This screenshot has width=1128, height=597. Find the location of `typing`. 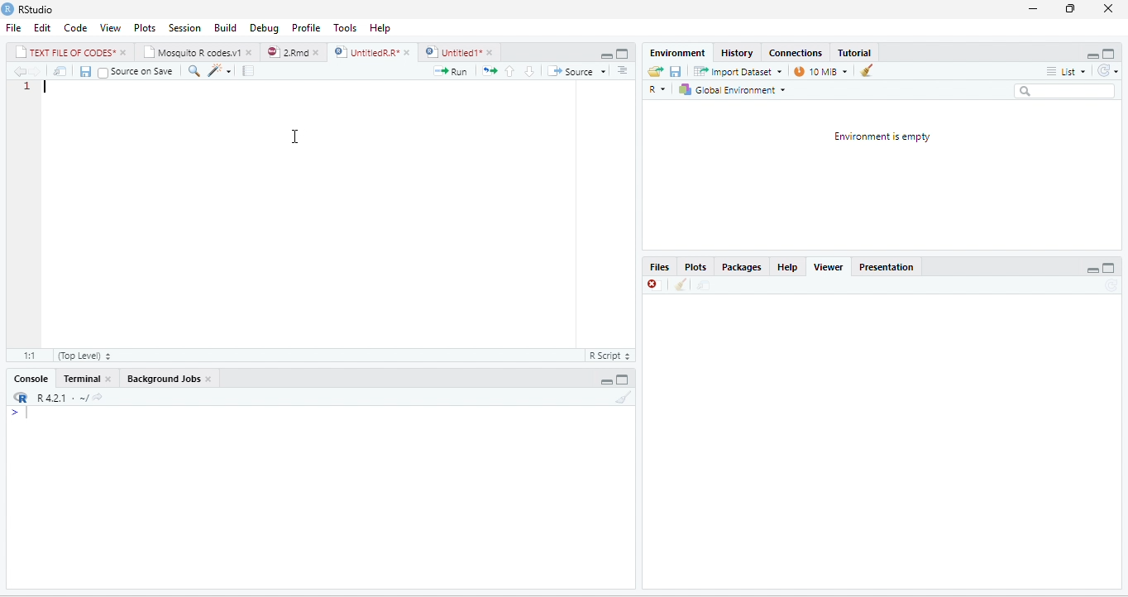

typing is located at coordinates (46, 88).